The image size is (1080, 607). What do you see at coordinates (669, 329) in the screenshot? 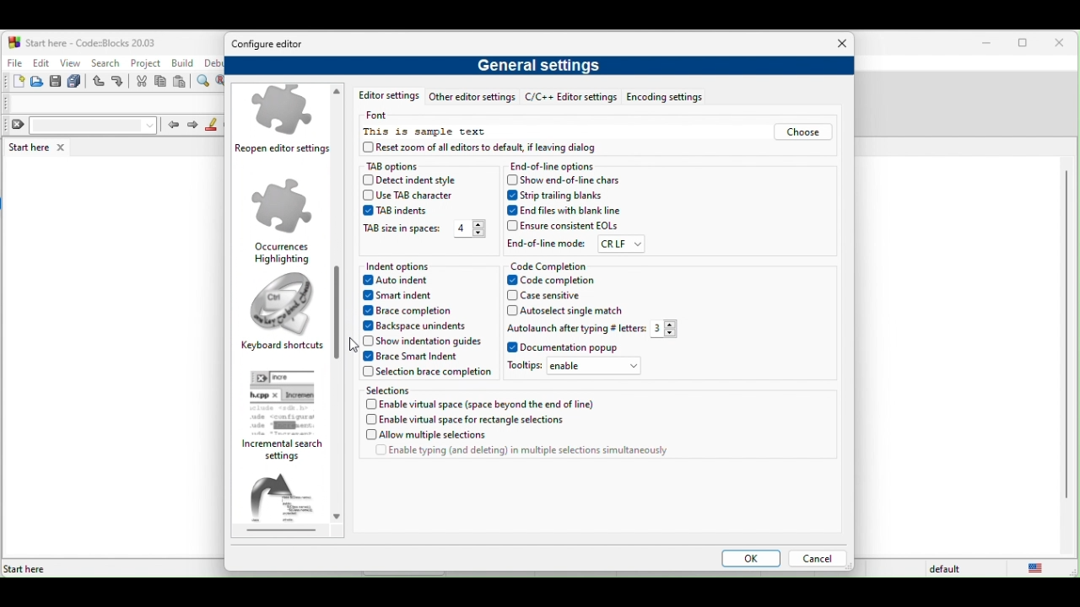
I see `3` at bounding box center [669, 329].